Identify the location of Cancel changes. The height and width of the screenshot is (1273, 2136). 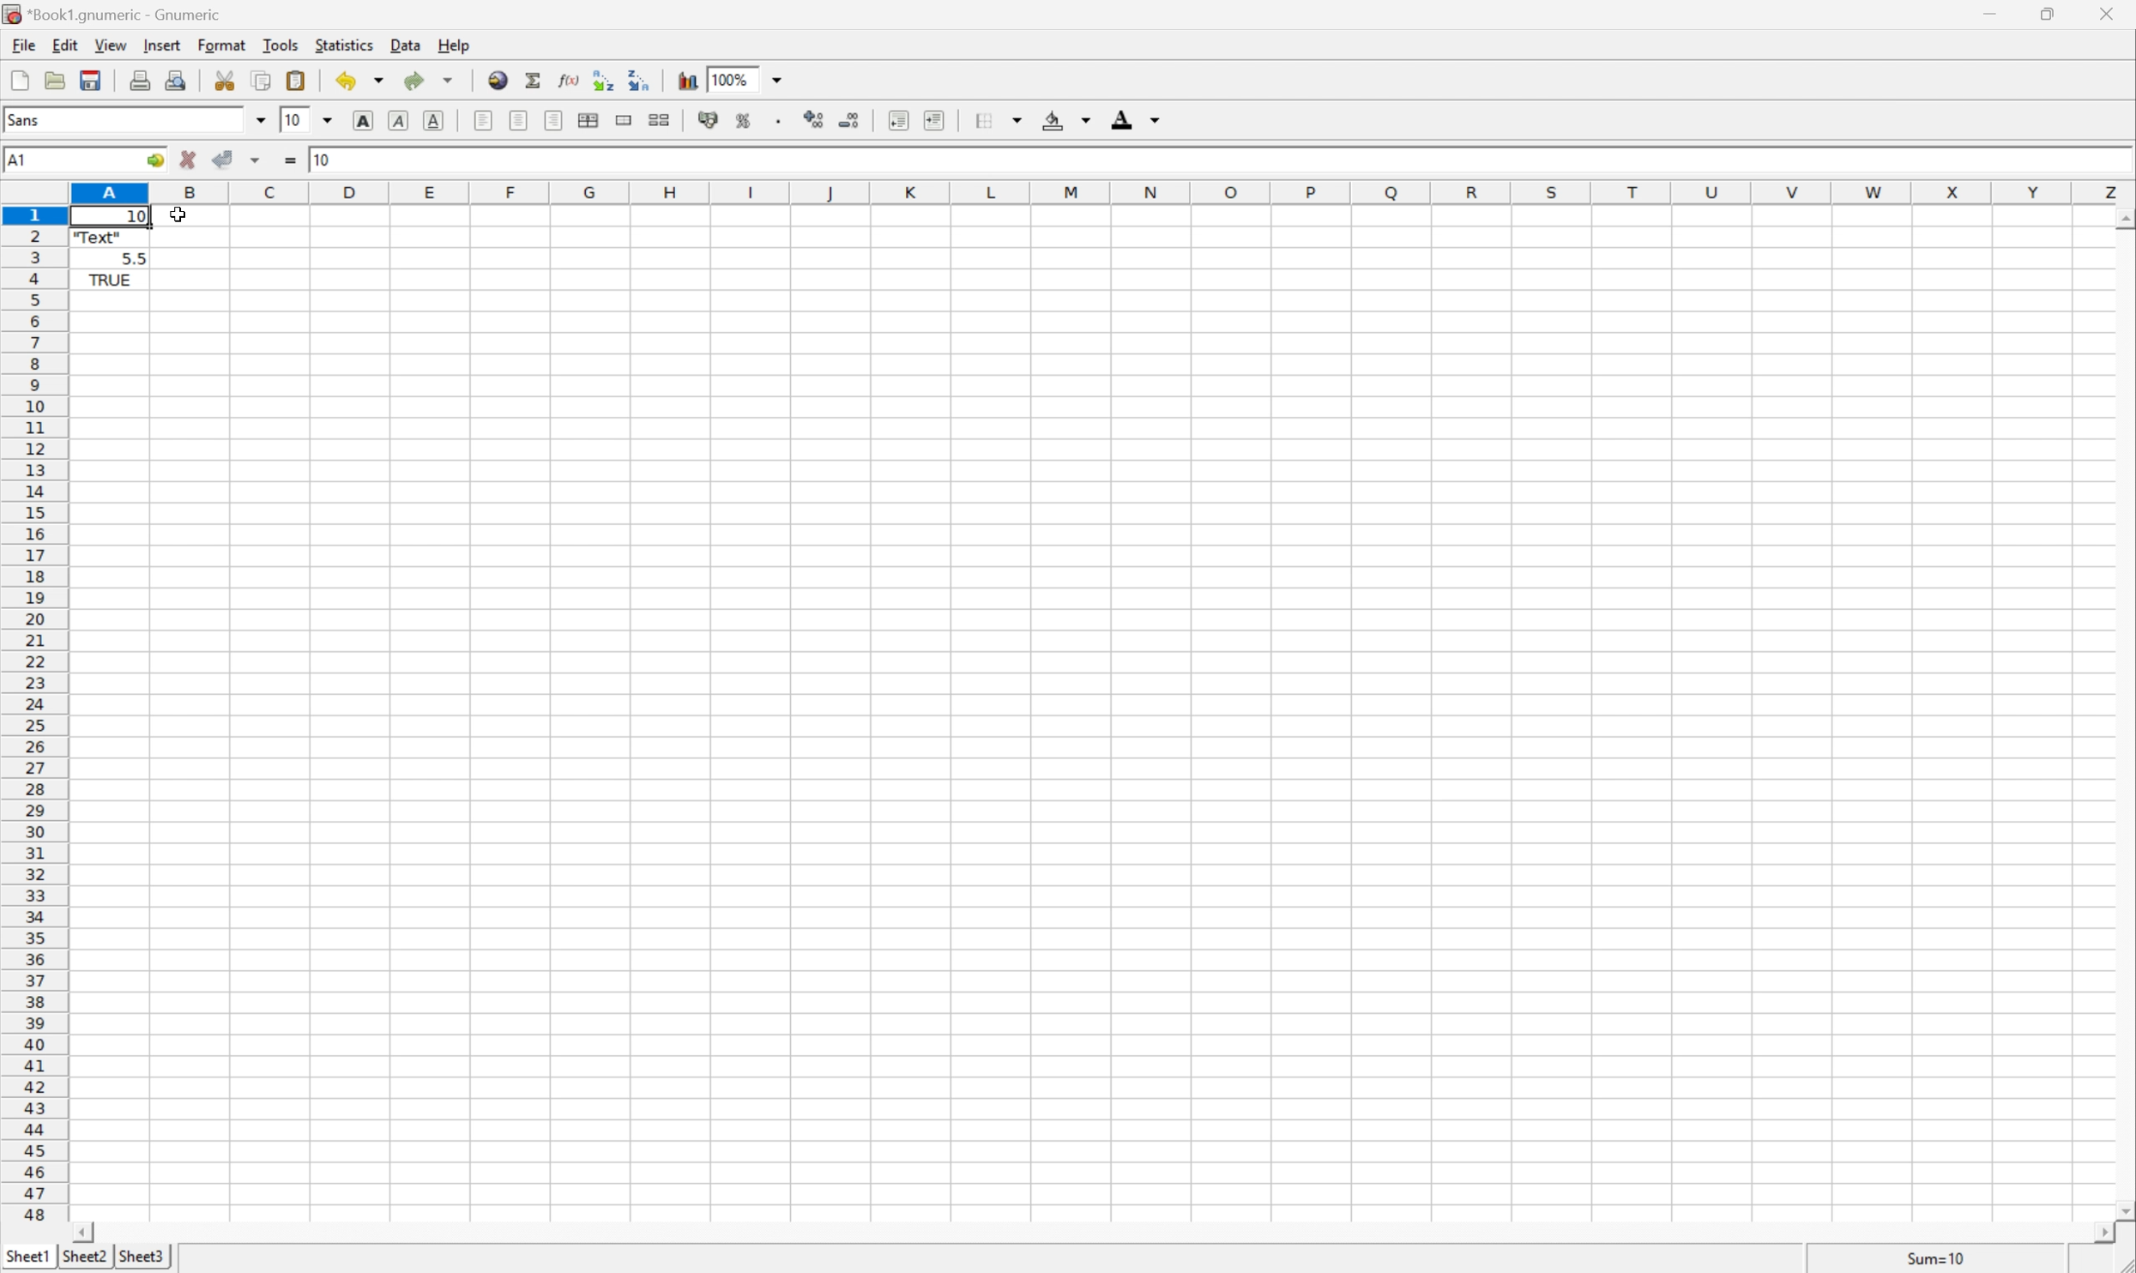
(189, 160).